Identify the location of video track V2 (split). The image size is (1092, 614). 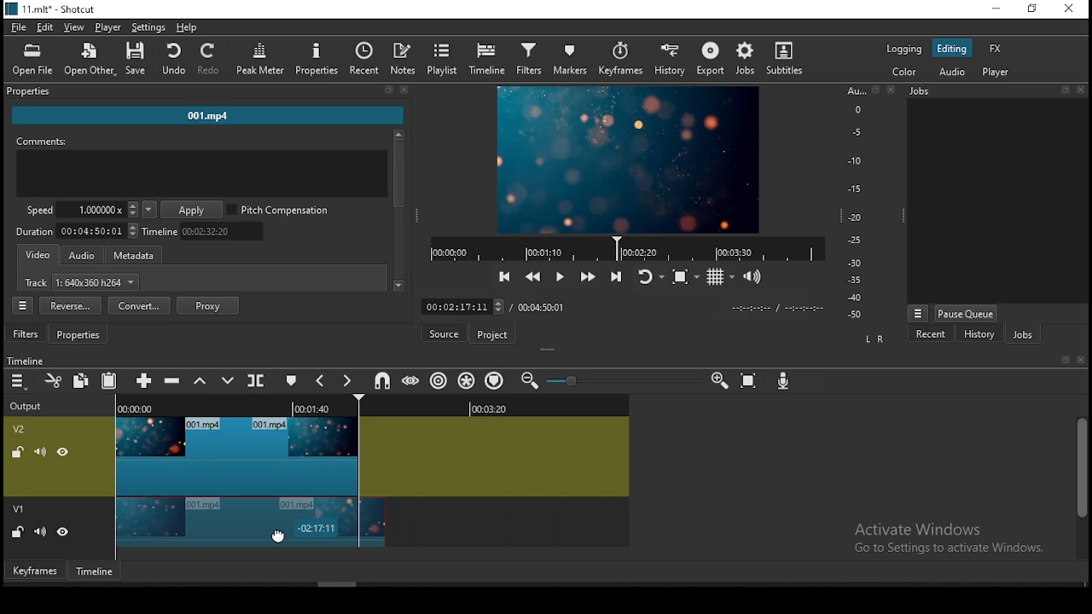
(249, 523).